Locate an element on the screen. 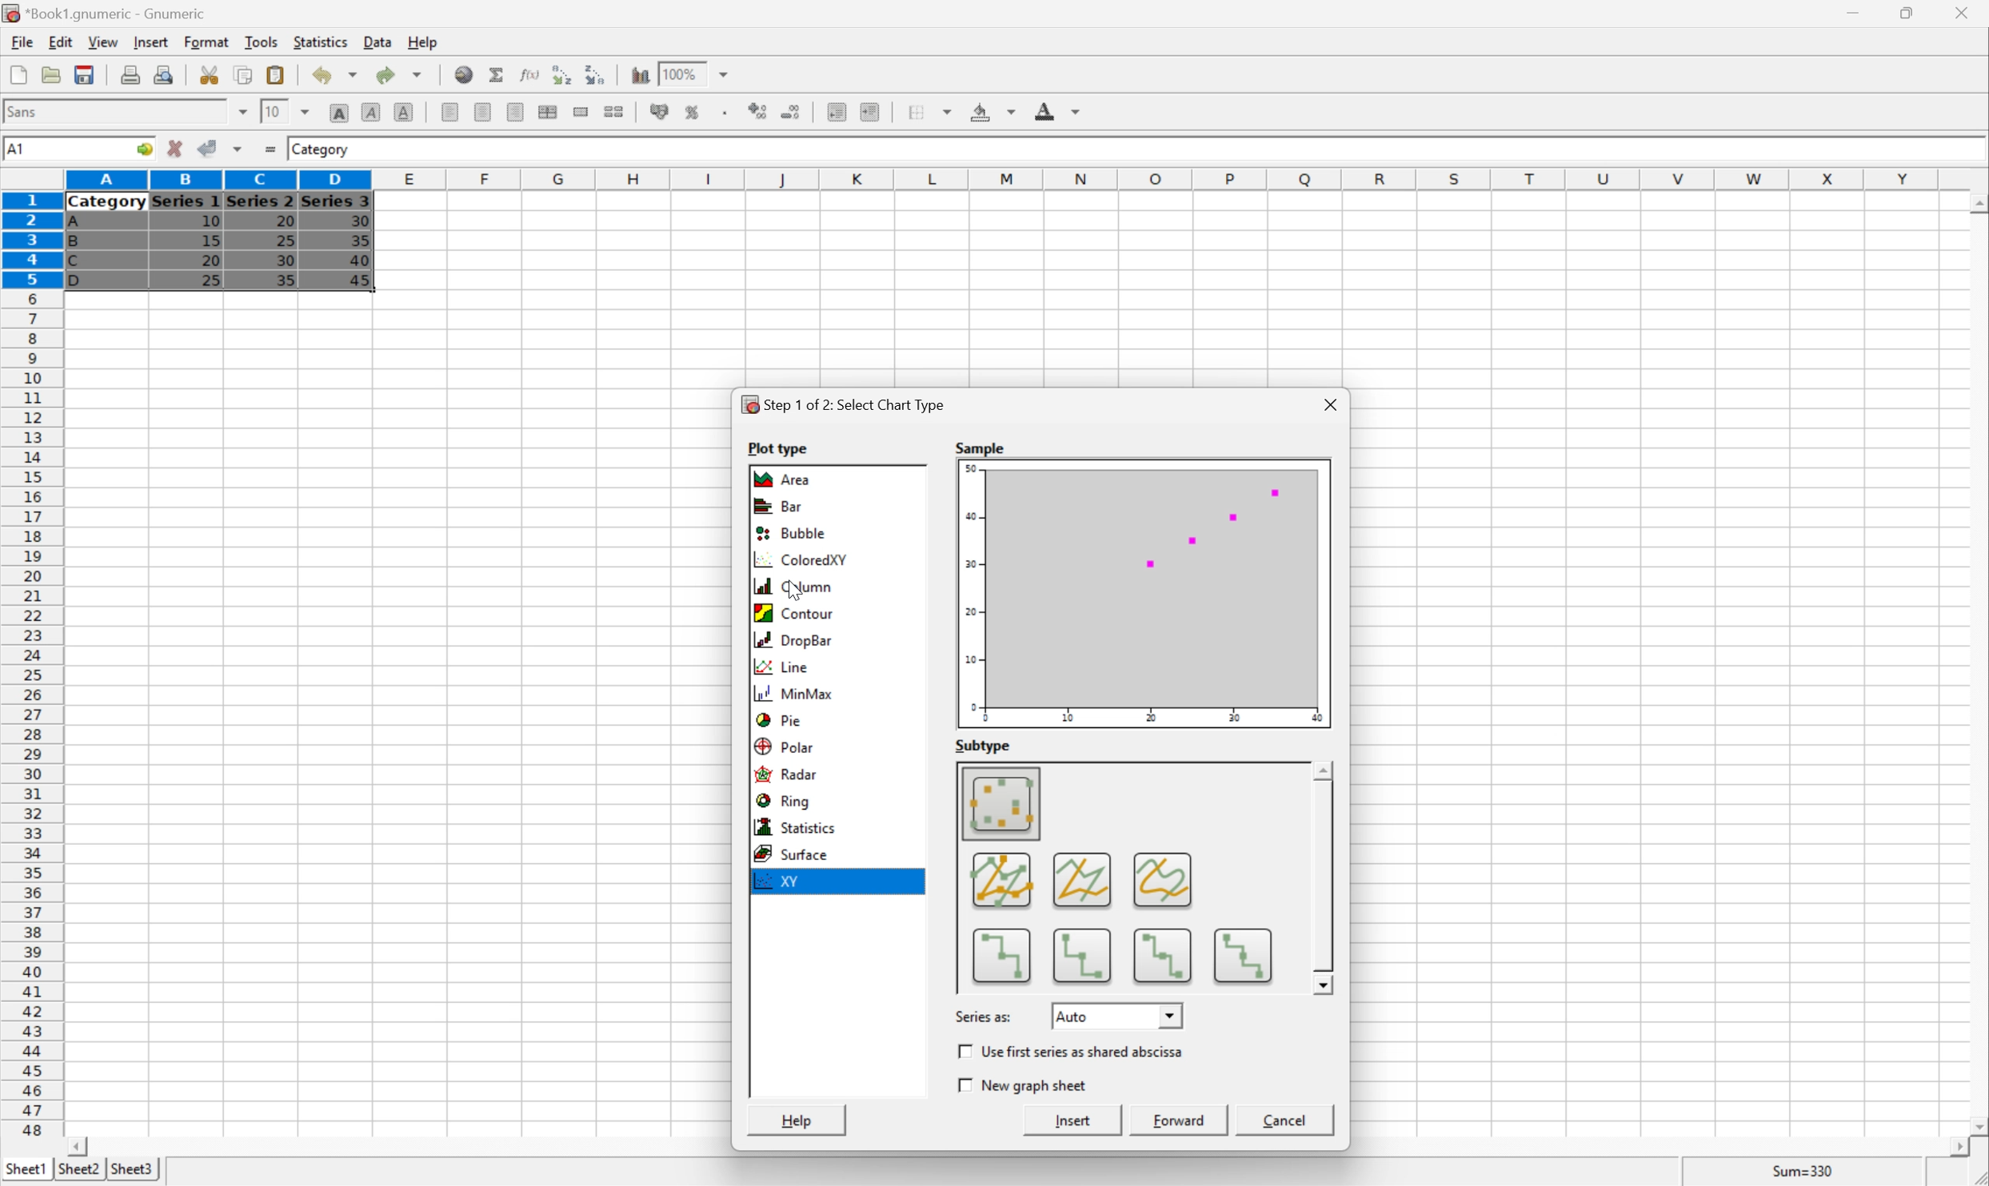 Image resolution: width=1989 pixels, height=1186 pixels. Drop Down is located at coordinates (1171, 1014).